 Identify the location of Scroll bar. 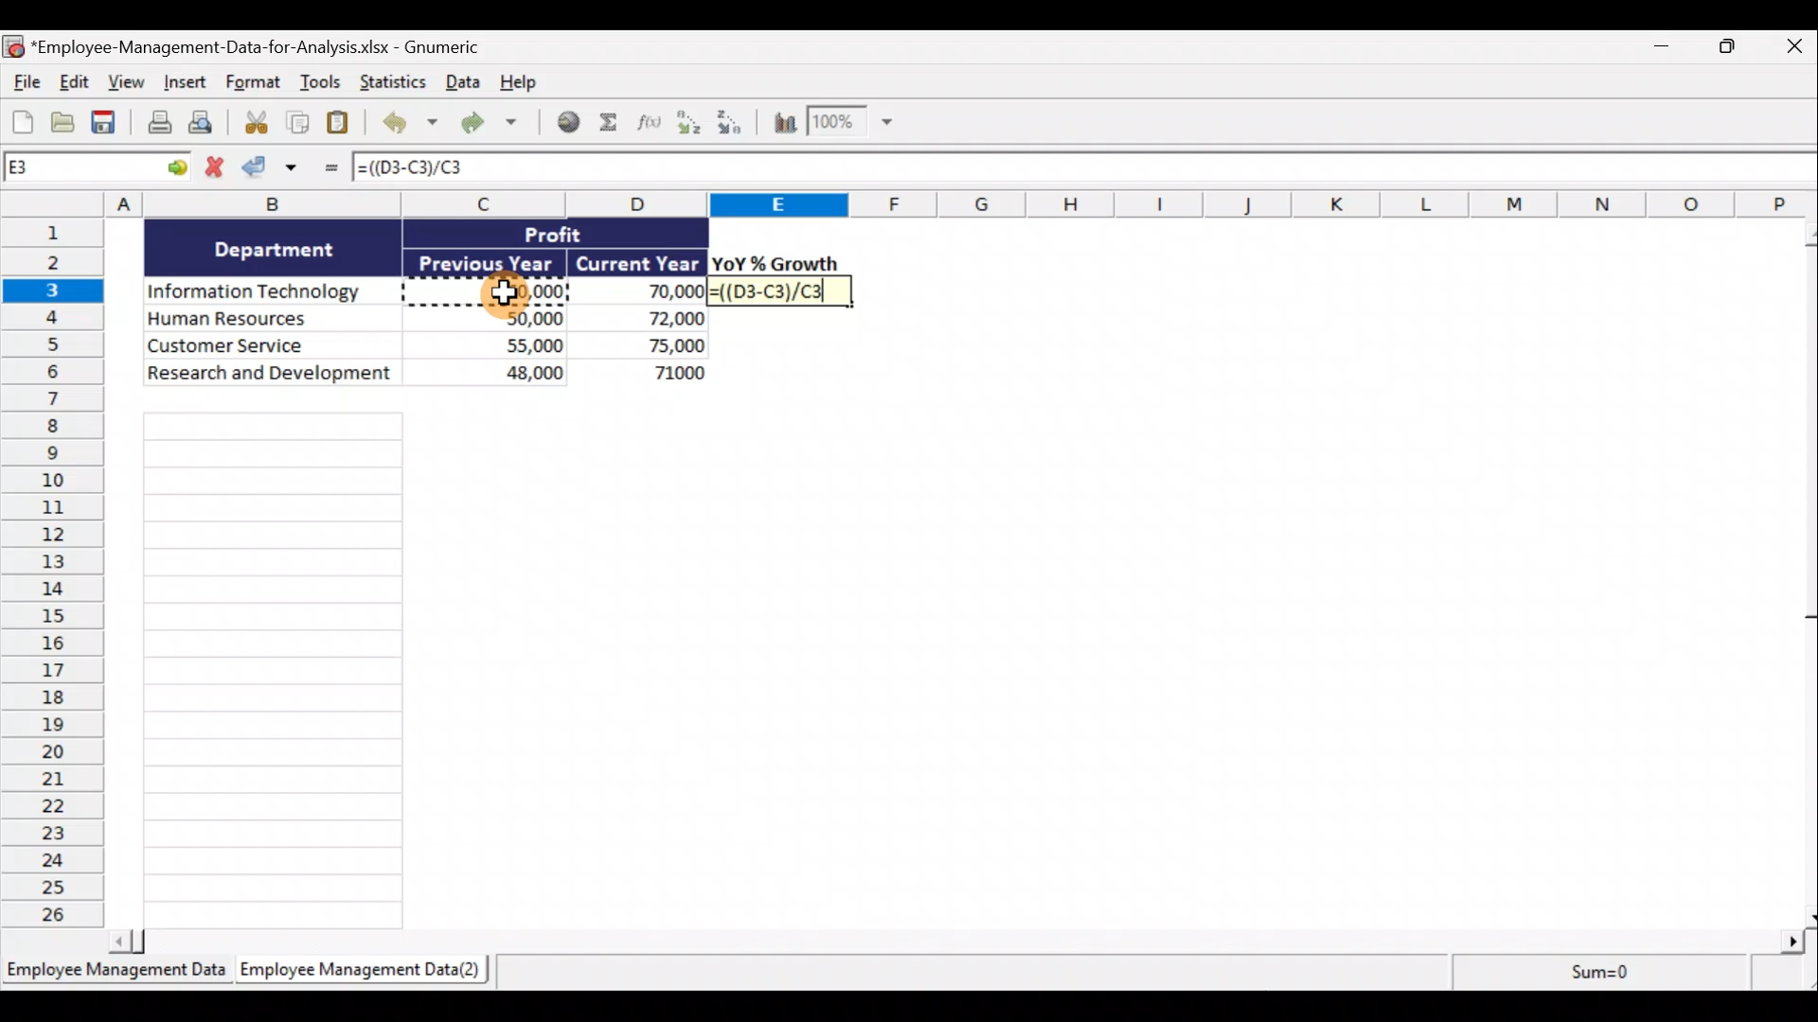
(956, 944).